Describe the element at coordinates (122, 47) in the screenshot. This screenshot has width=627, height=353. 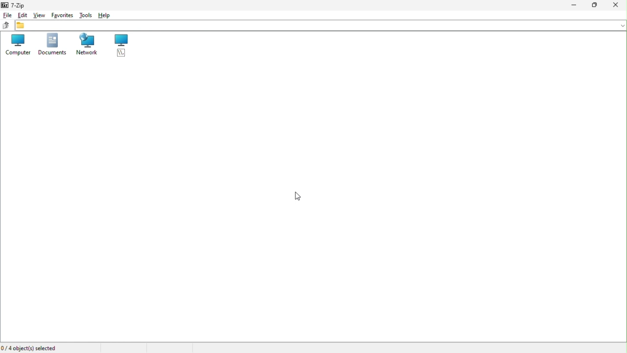
I see `Root` at that location.